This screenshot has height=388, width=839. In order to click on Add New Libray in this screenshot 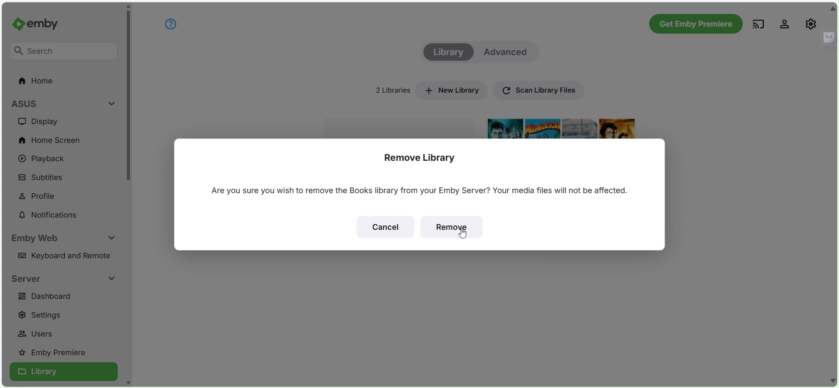, I will do `click(451, 90)`.